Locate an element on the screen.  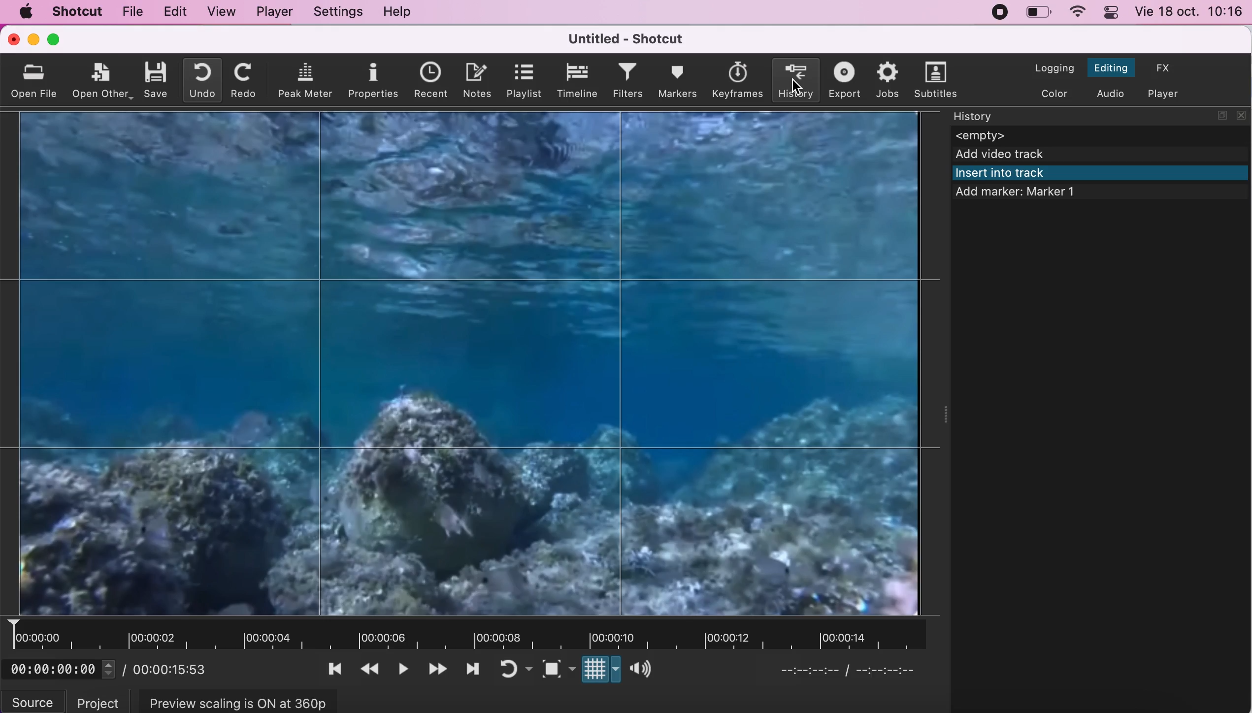
save is located at coordinates (157, 80).